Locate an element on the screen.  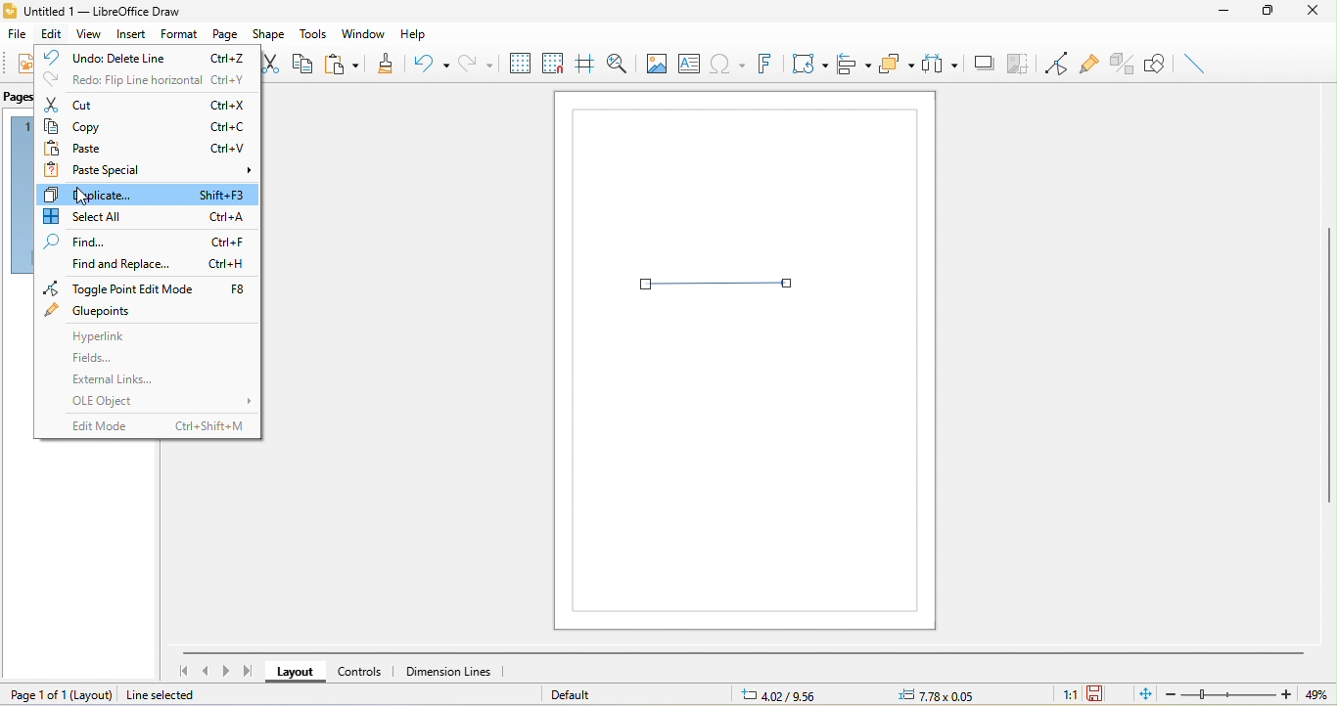
zoom and pan is located at coordinates (615, 62).